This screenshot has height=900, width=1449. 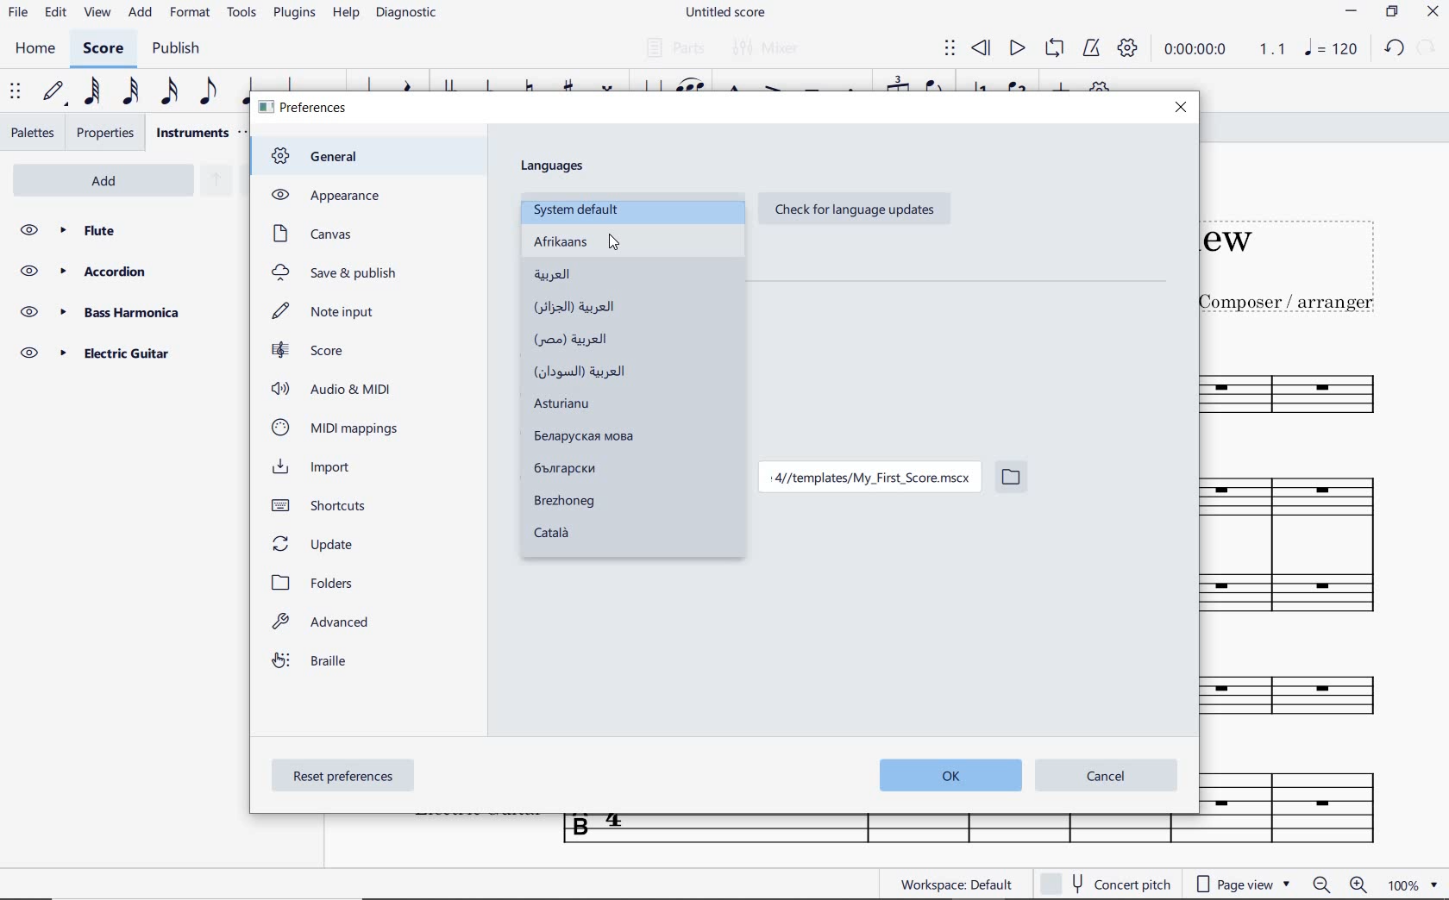 What do you see at coordinates (1106, 884) in the screenshot?
I see `concert pitch` at bounding box center [1106, 884].